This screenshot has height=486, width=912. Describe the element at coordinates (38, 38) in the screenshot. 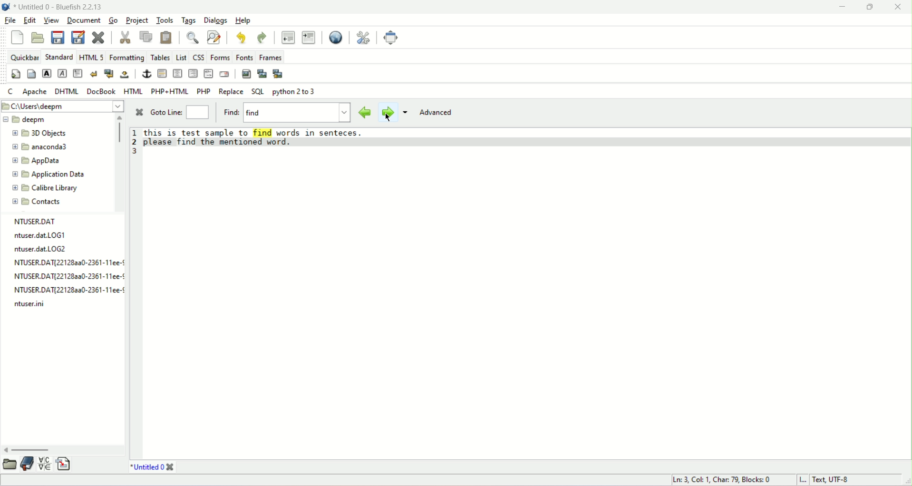

I see `open` at that location.